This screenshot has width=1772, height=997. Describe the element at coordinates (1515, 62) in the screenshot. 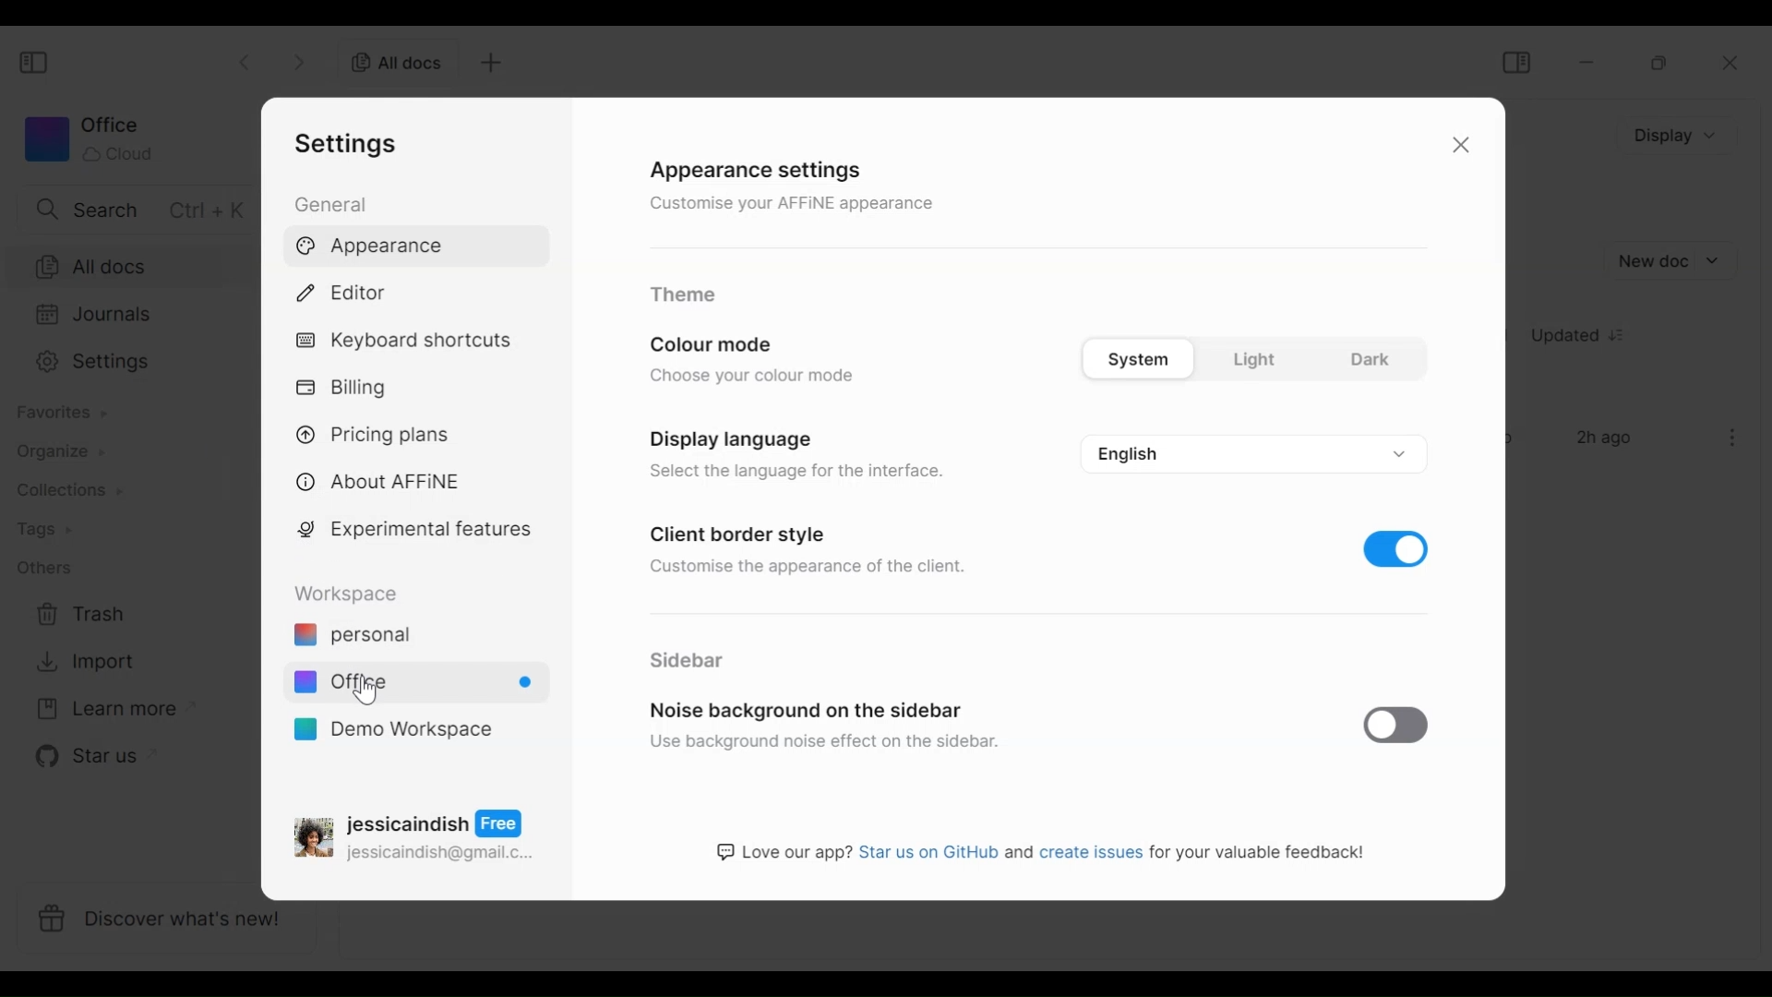

I see `Show/Hide Sidebar` at that location.